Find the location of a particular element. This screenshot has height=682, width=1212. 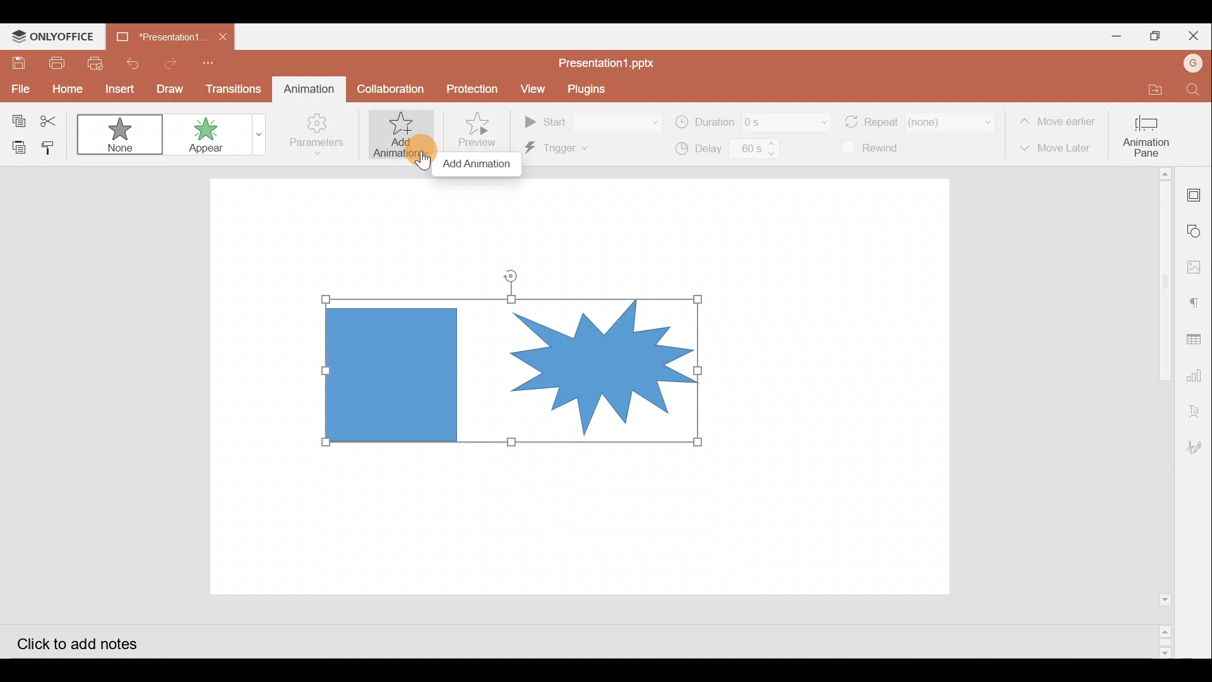

Cursor on add animation is located at coordinates (419, 148).